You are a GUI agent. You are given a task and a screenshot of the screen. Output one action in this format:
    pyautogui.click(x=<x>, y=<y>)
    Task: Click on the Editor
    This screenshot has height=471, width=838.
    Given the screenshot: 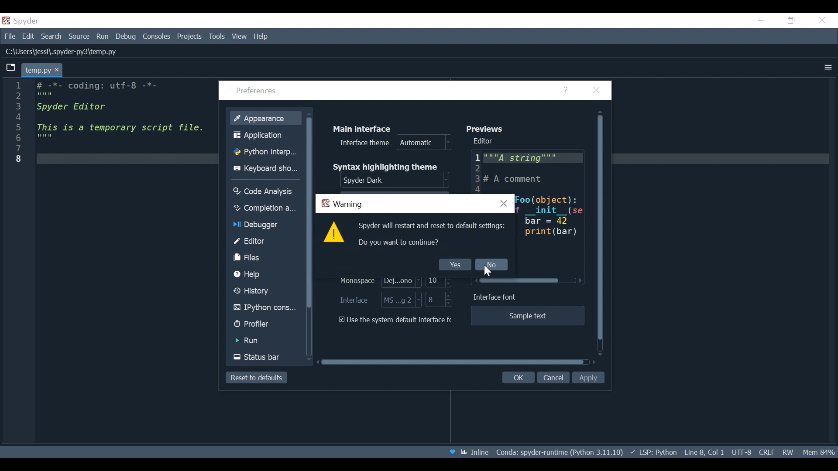 What is the action you would take?
    pyautogui.click(x=527, y=171)
    